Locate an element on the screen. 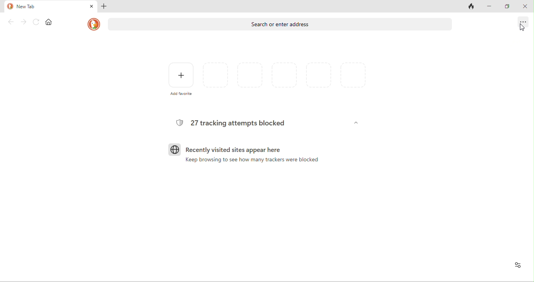 This screenshot has height=282, width=534. close tab and clear data is located at coordinates (471, 6).